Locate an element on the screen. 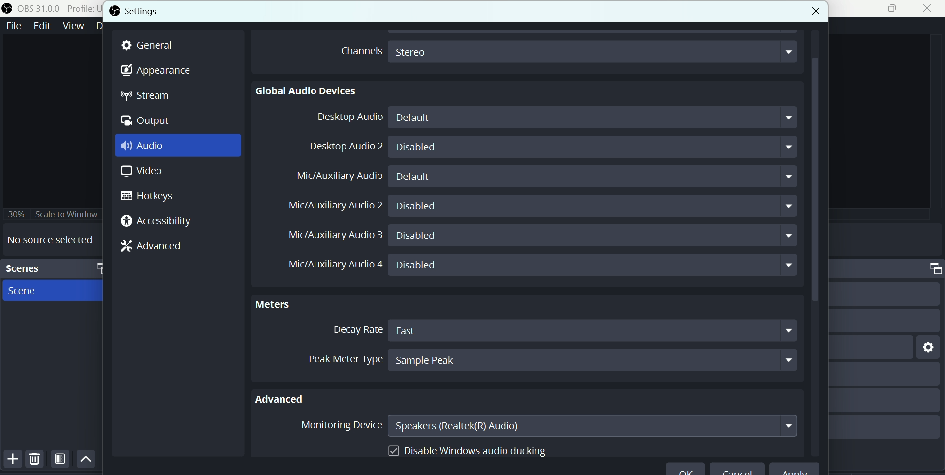 This screenshot has width=945, height=475. Advanced is located at coordinates (287, 397).